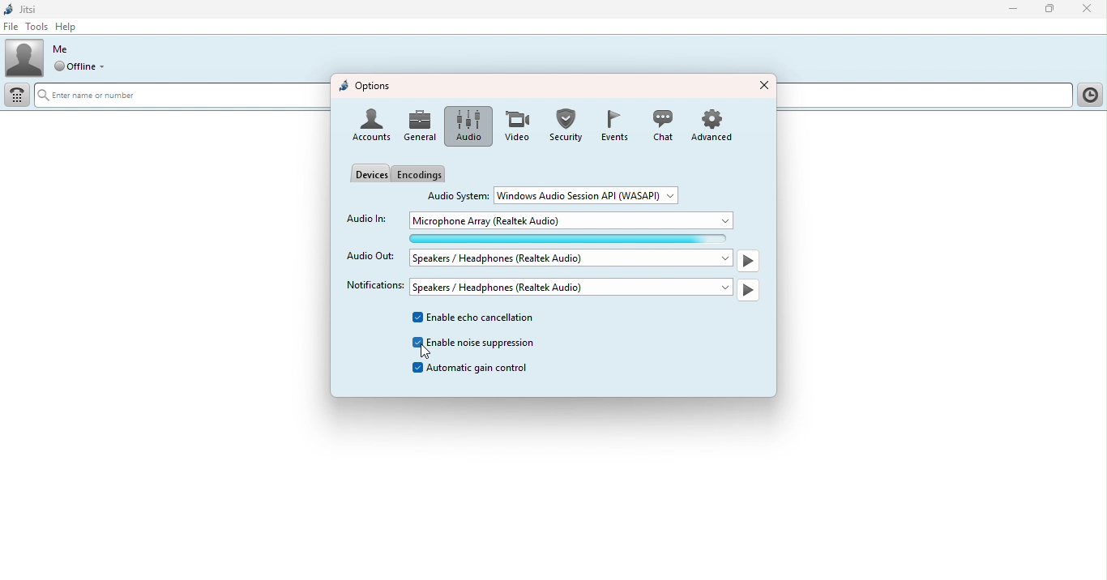 Image resolution: width=1107 pixels, height=580 pixels. Describe the element at coordinates (61, 49) in the screenshot. I see `Me` at that location.